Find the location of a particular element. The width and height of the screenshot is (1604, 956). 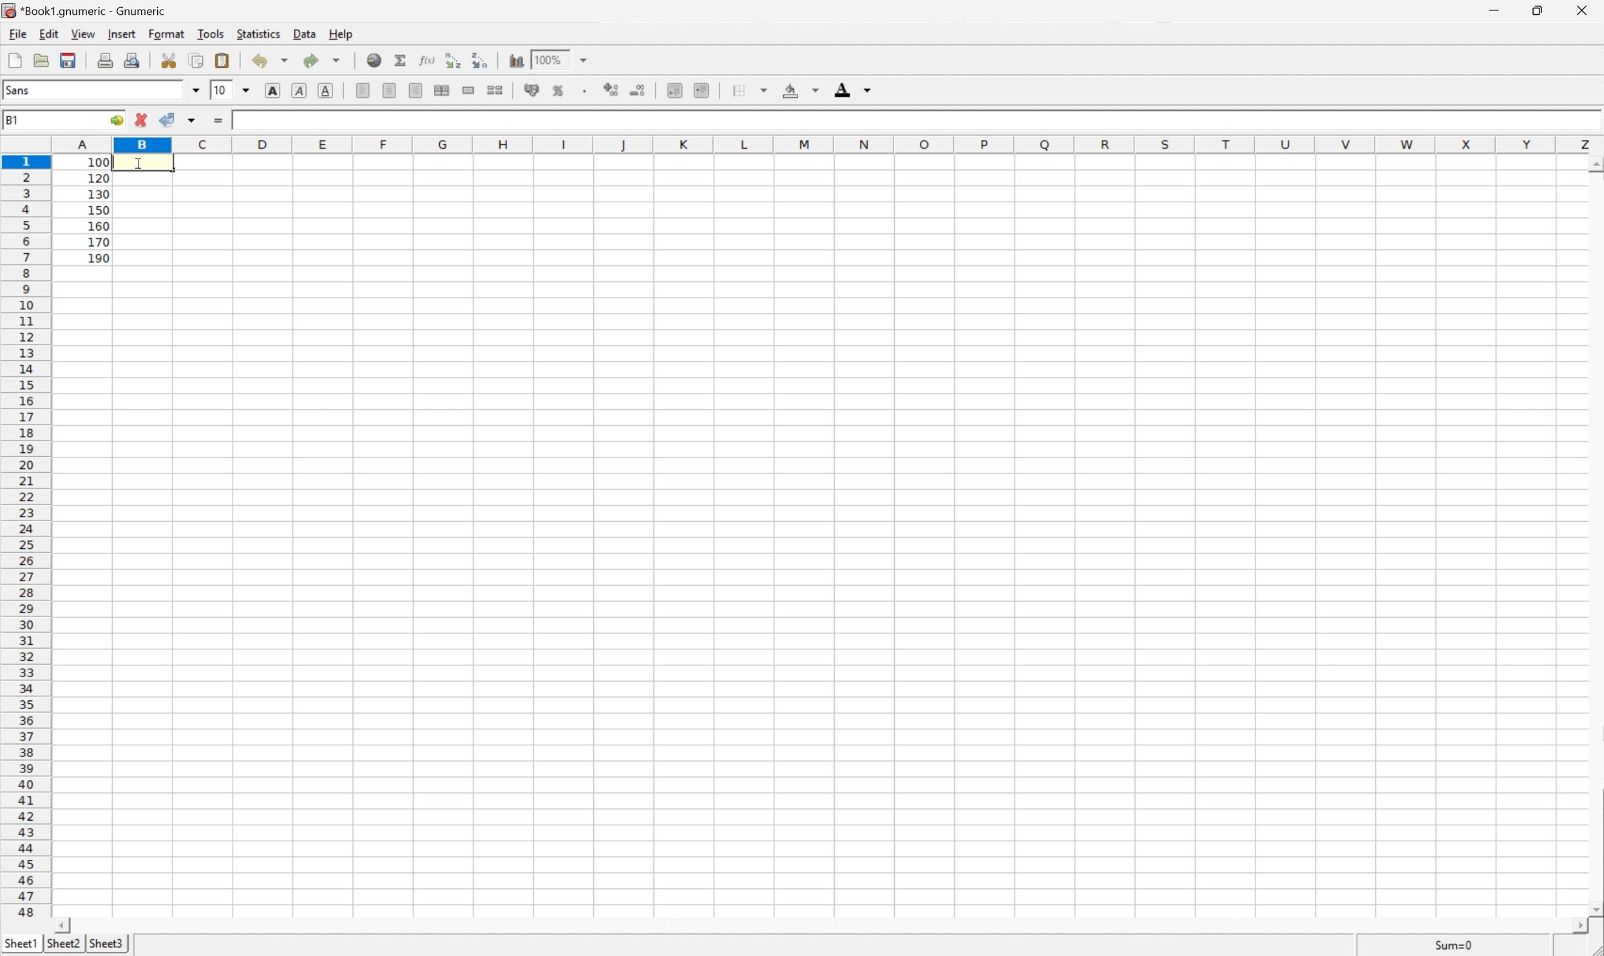

*Book1.gnumeric - Gnumeric is located at coordinates (88, 9).